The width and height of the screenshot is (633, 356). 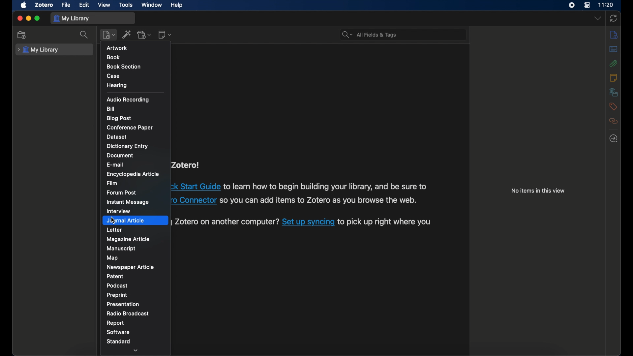 What do you see at coordinates (165, 35) in the screenshot?
I see `add note` at bounding box center [165, 35].